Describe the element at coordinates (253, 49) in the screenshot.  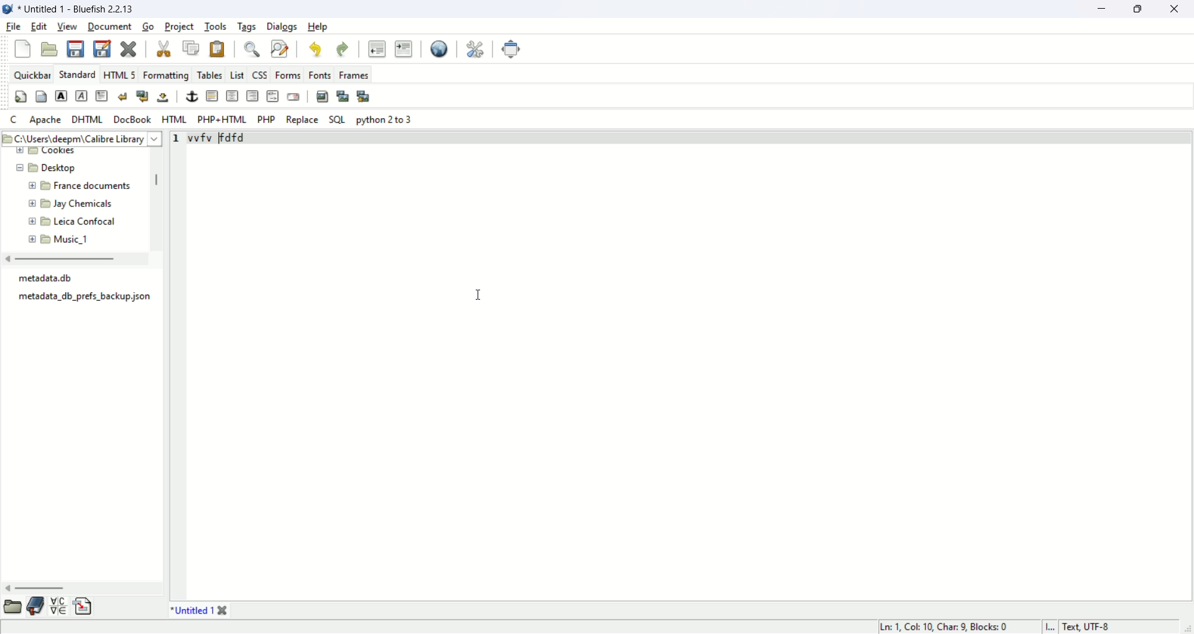
I see `find` at that location.